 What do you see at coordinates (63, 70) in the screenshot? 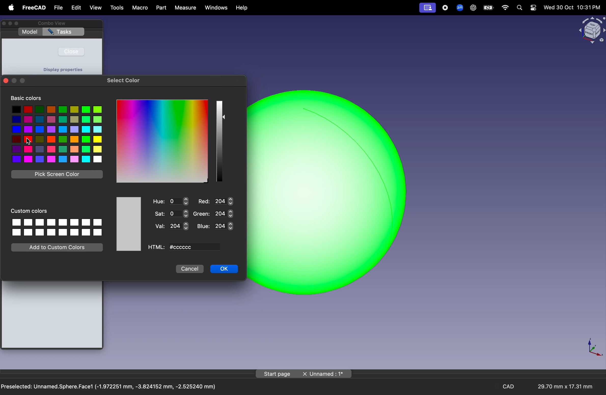
I see `Display properties` at bounding box center [63, 70].